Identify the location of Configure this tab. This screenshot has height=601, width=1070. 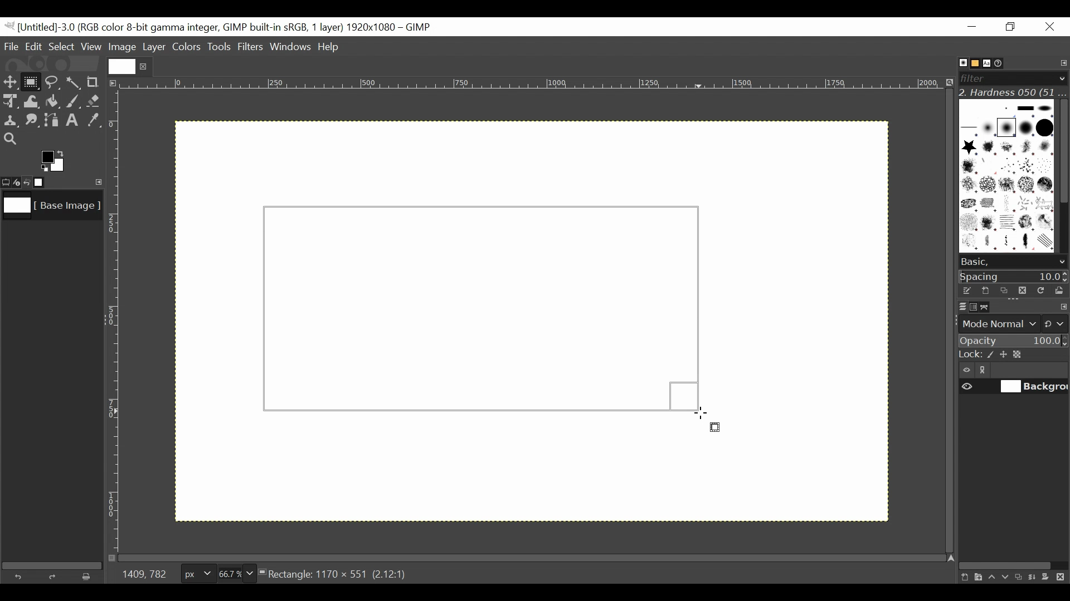
(96, 181).